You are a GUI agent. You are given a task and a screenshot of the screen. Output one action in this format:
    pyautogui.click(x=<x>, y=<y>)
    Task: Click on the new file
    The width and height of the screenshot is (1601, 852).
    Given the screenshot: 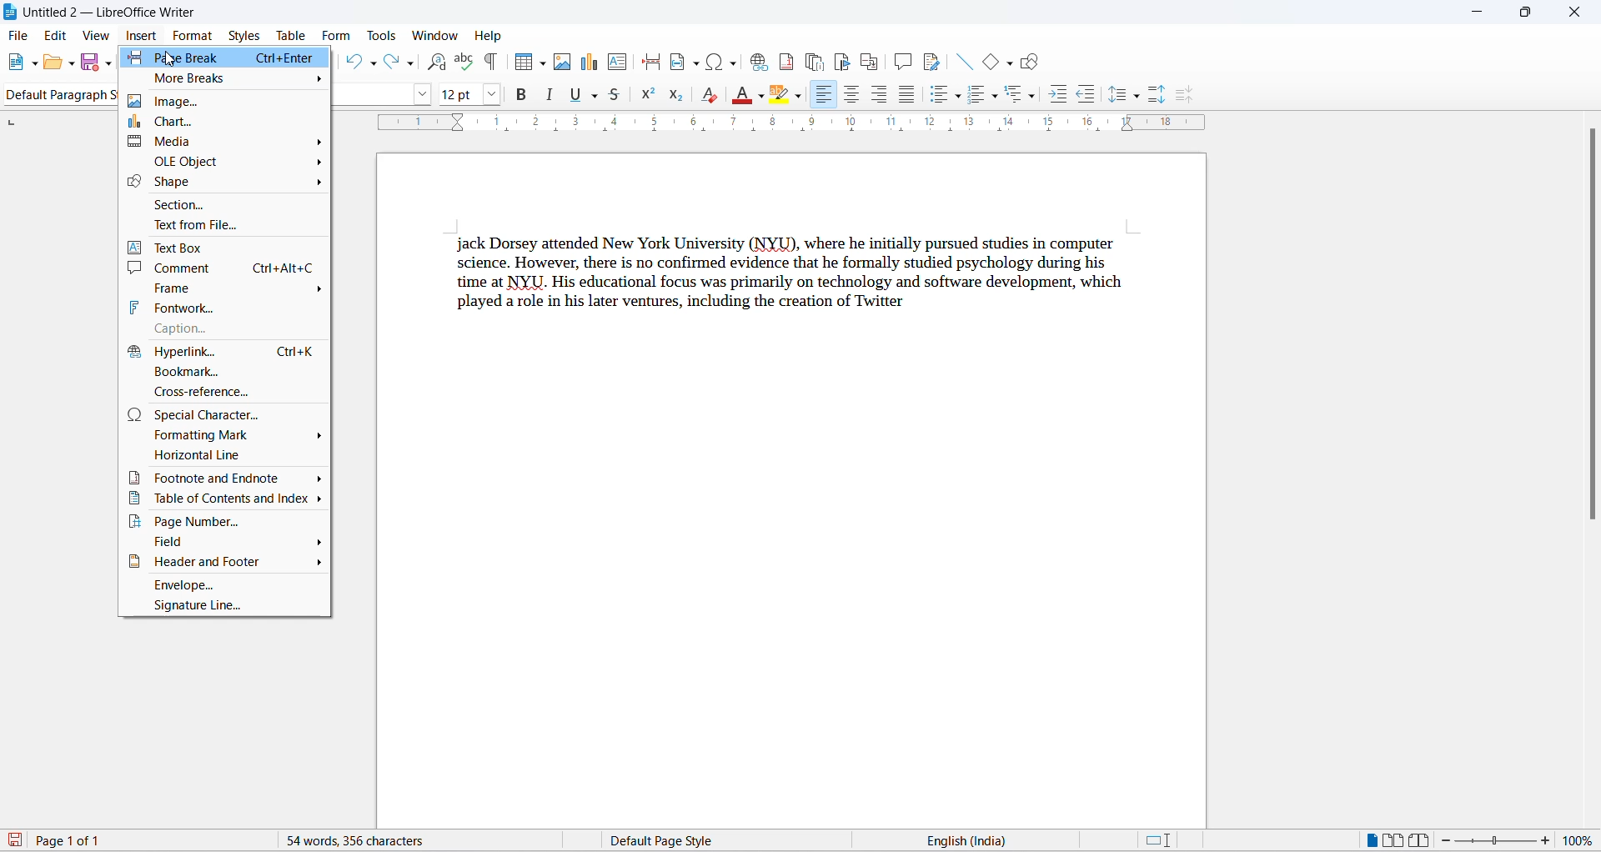 What is the action you would take?
    pyautogui.click(x=18, y=62)
    